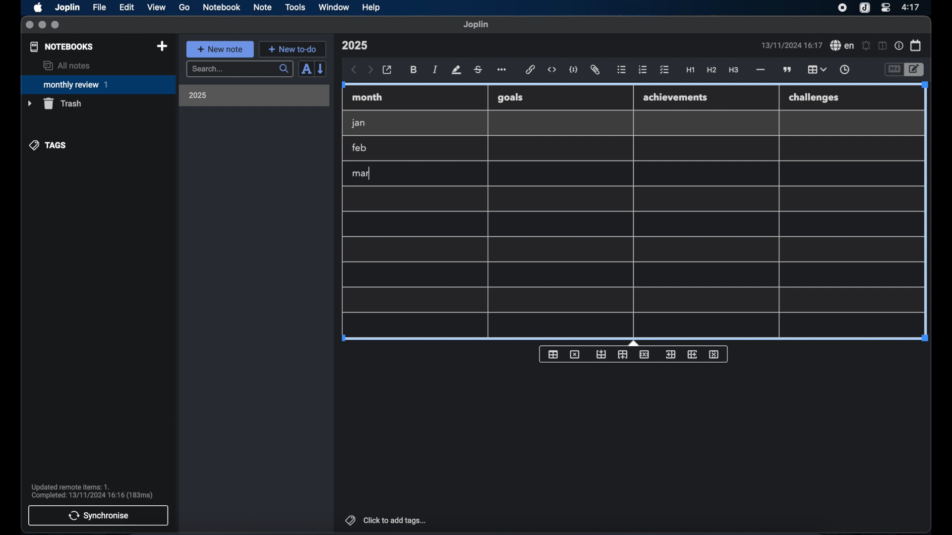  Describe the element at coordinates (664, 70) in the screenshot. I see `check  list` at that location.